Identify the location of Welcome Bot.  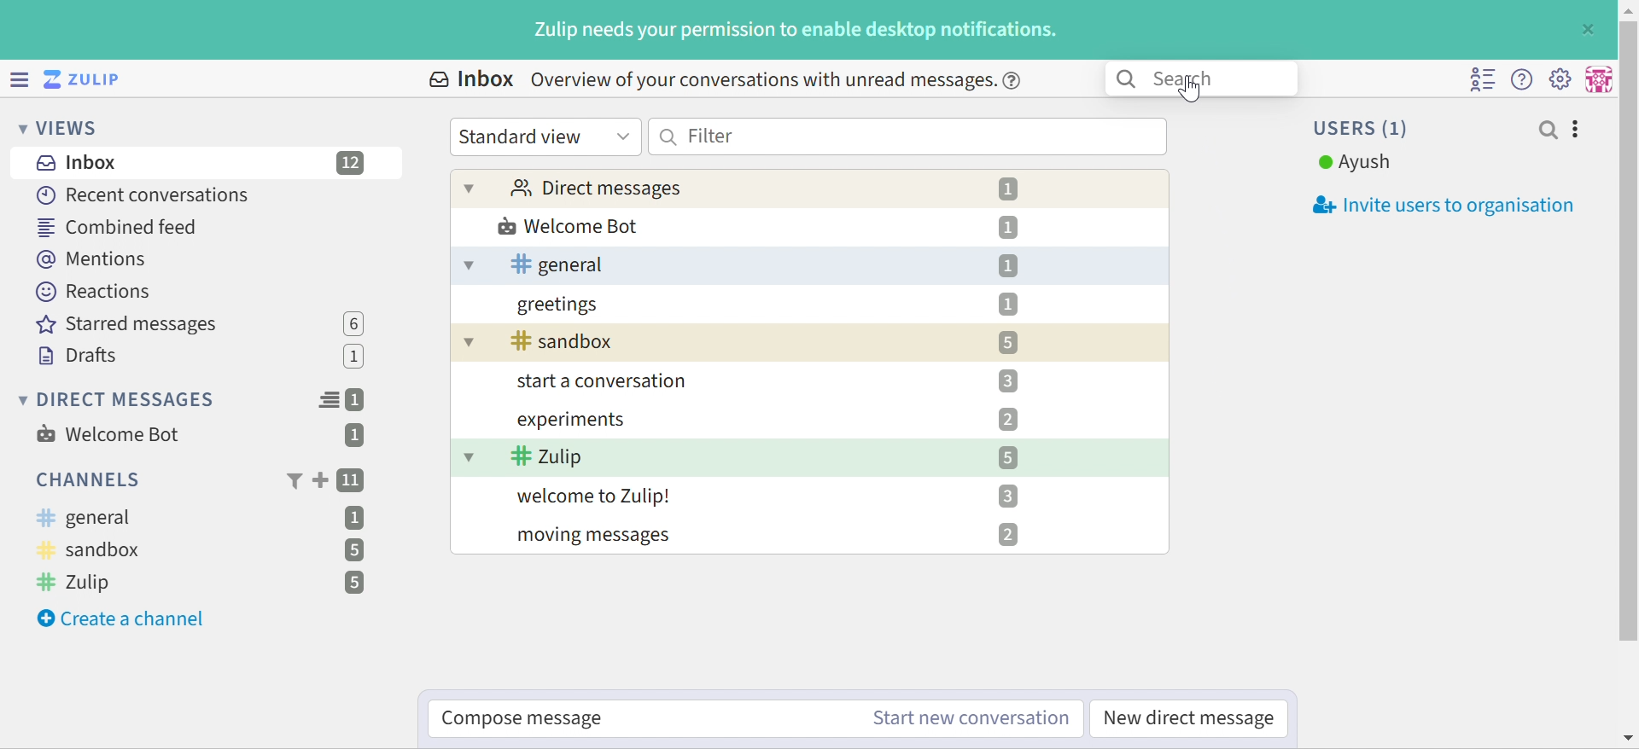
(108, 434).